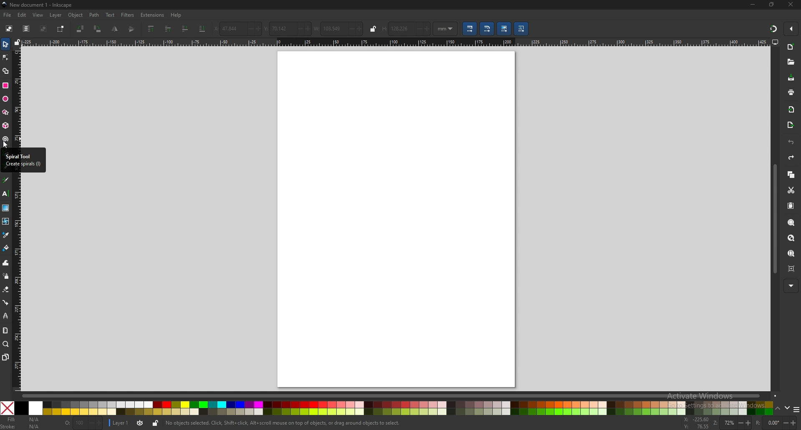  What do you see at coordinates (791, 142) in the screenshot?
I see `undo` at bounding box center [791, 142].